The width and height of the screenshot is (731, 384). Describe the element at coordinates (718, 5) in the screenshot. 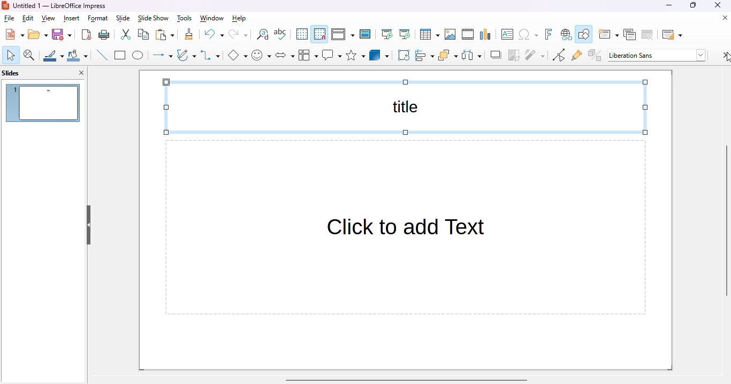

I see `close` at that location.